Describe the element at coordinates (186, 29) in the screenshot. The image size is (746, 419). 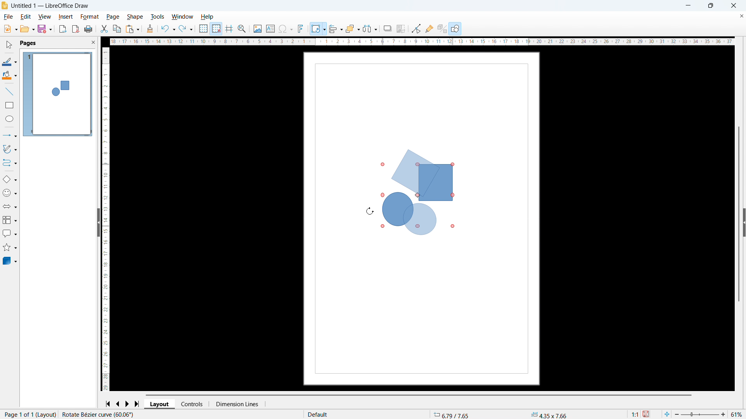
I see `redo ` at that location.